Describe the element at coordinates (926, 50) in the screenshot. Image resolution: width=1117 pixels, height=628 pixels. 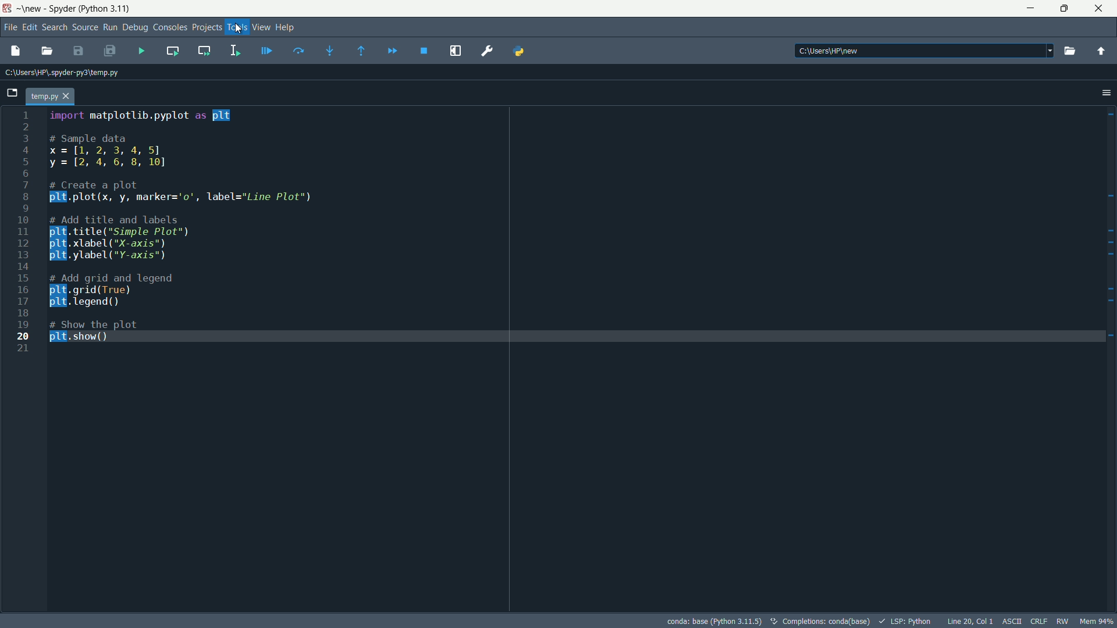
I see ` C:\Users\WP\new` at that location.